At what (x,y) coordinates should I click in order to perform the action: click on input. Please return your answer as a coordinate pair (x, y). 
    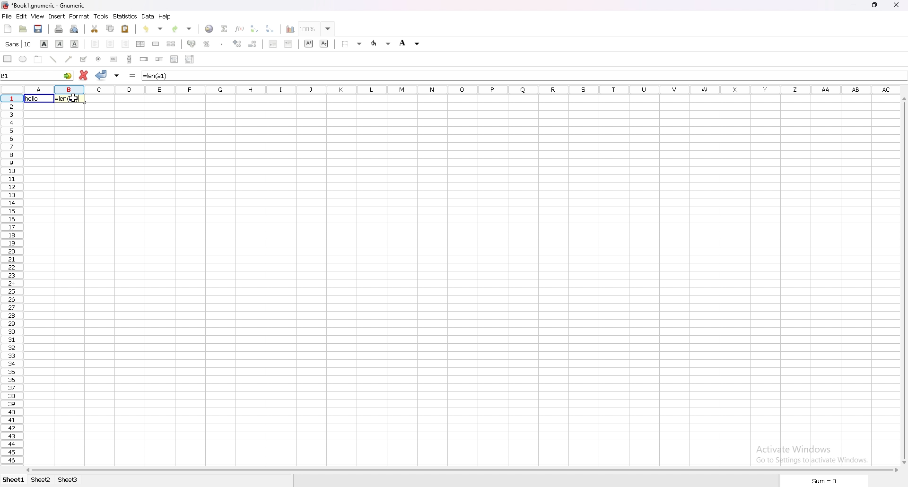
    Looking at the image, I should click on (157, 76).